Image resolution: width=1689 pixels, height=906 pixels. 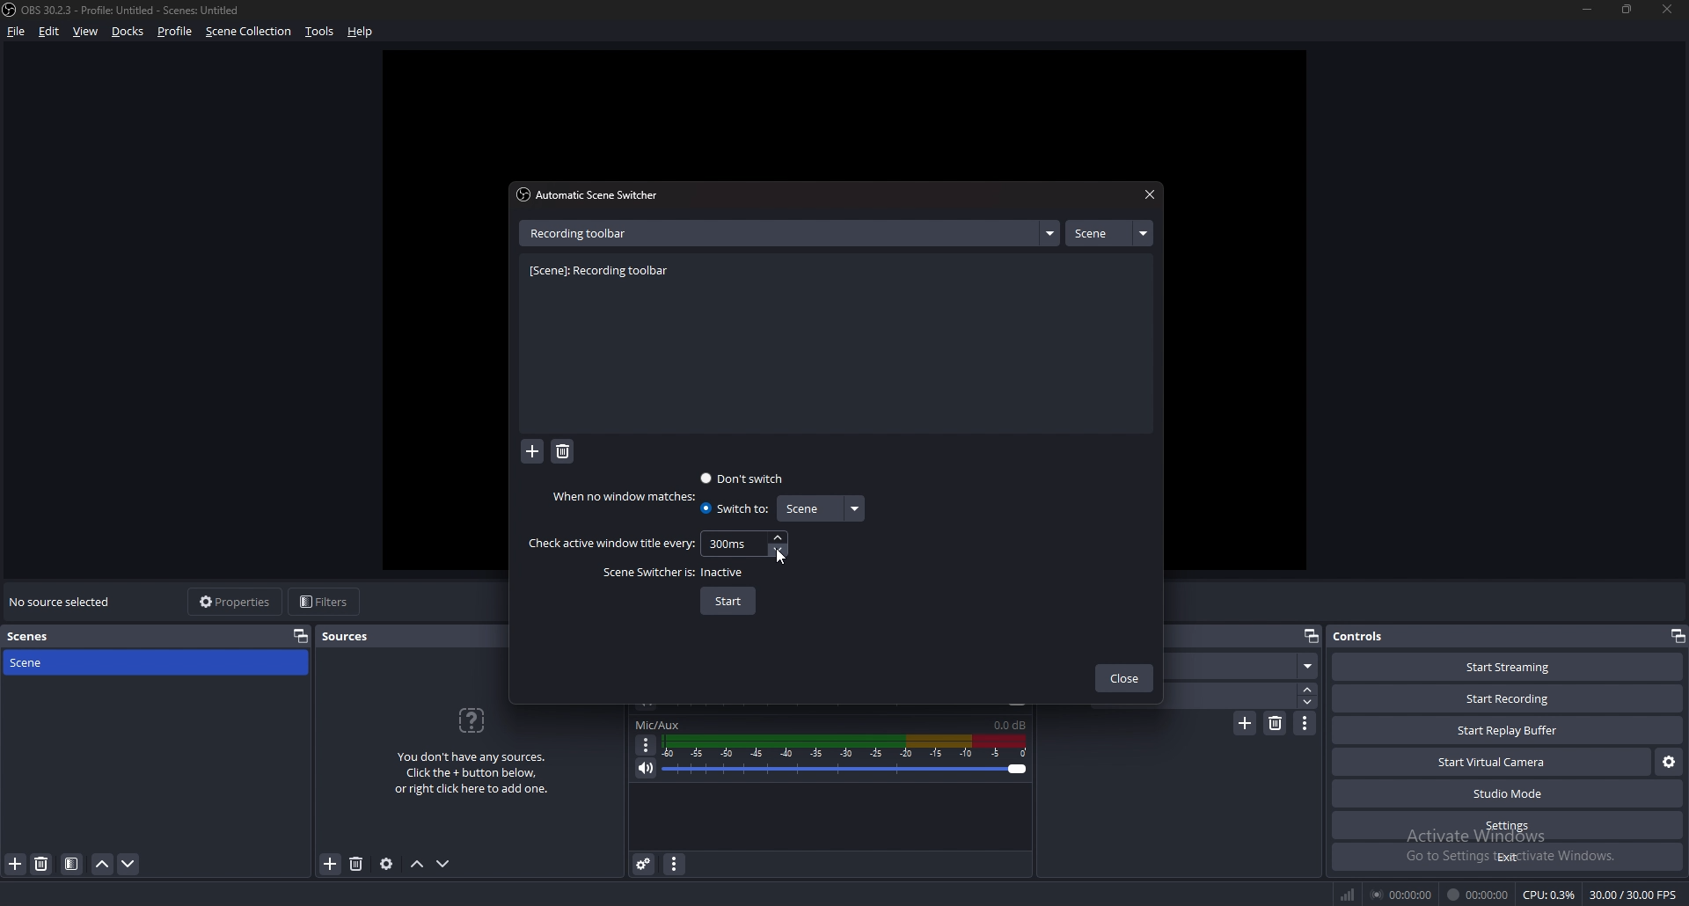 I want to click on name input, so click(x=583, y=232).